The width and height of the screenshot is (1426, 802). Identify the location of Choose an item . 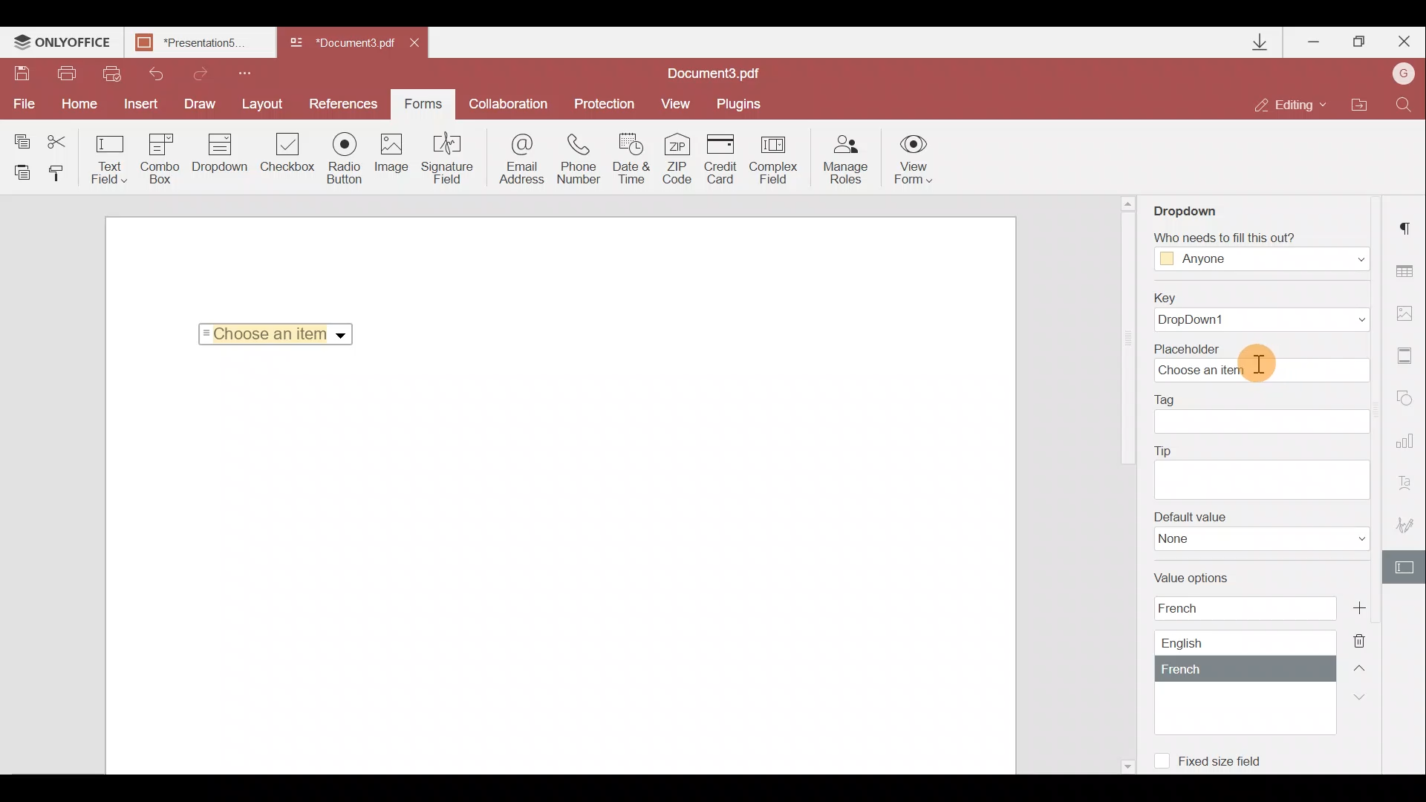
(281, 331).